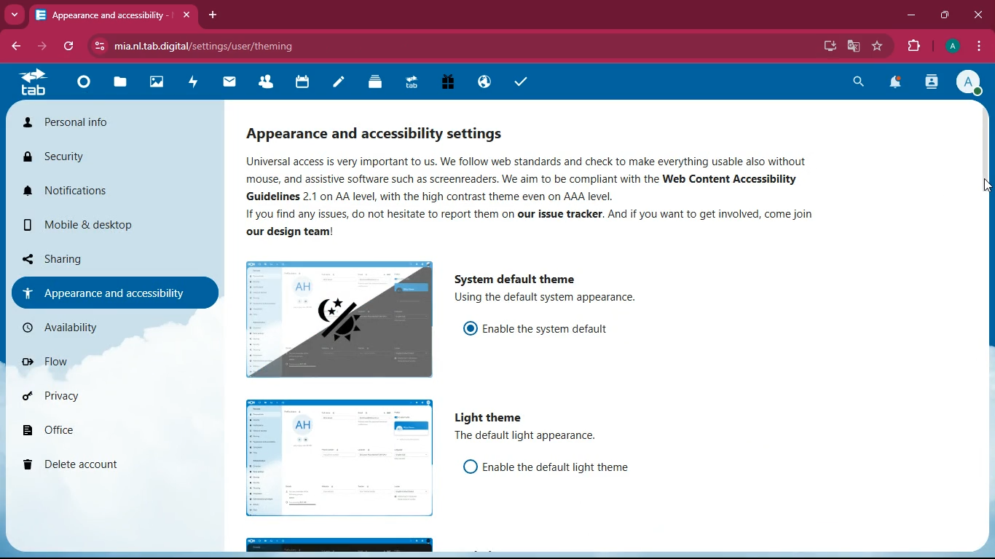 The height and width of the screenshot is (559, 995). What do you see at coordinates (86, 85) in the screenshot?
I see `home` at bounding box center [86, 85].